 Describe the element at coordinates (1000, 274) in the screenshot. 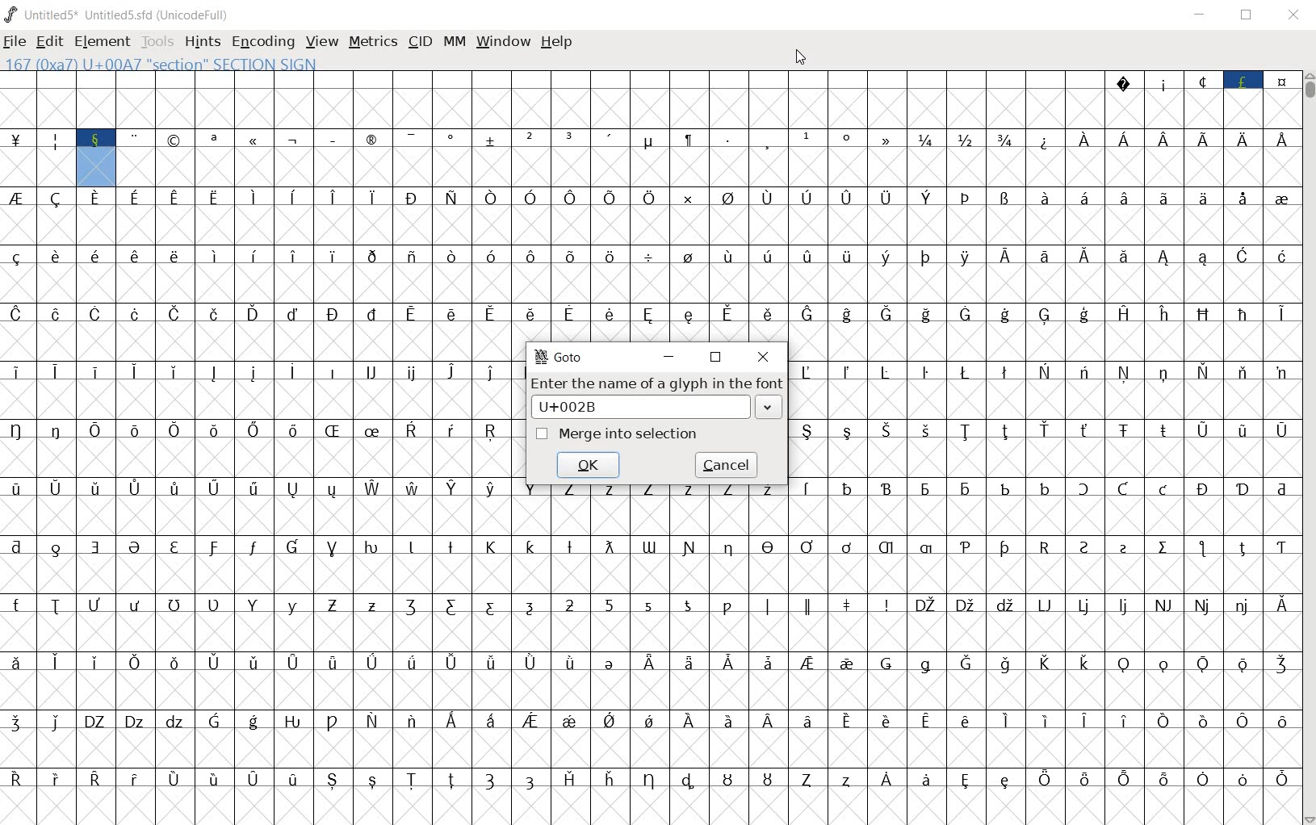

I see `accented characters` at that location.